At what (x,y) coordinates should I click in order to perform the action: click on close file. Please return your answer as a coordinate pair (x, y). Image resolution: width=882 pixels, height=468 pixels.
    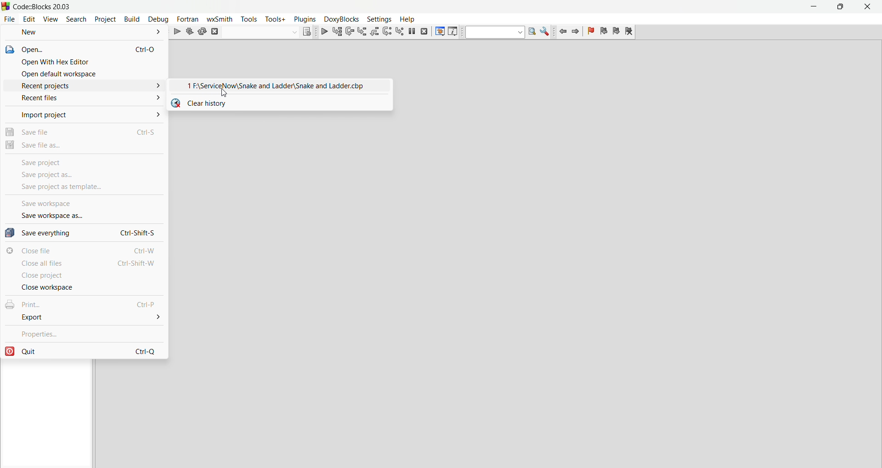
    Looking at the image, I should click on (85, 250).